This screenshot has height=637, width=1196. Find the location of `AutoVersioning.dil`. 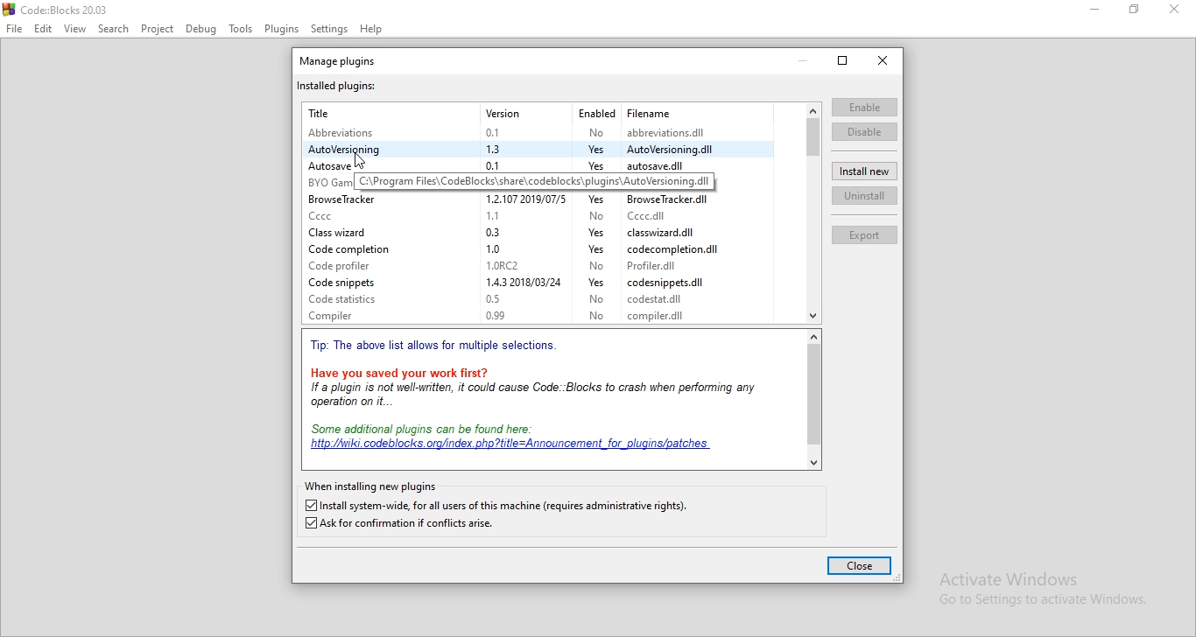

AutoVersioning.dil is located at coordinates (677, 149).